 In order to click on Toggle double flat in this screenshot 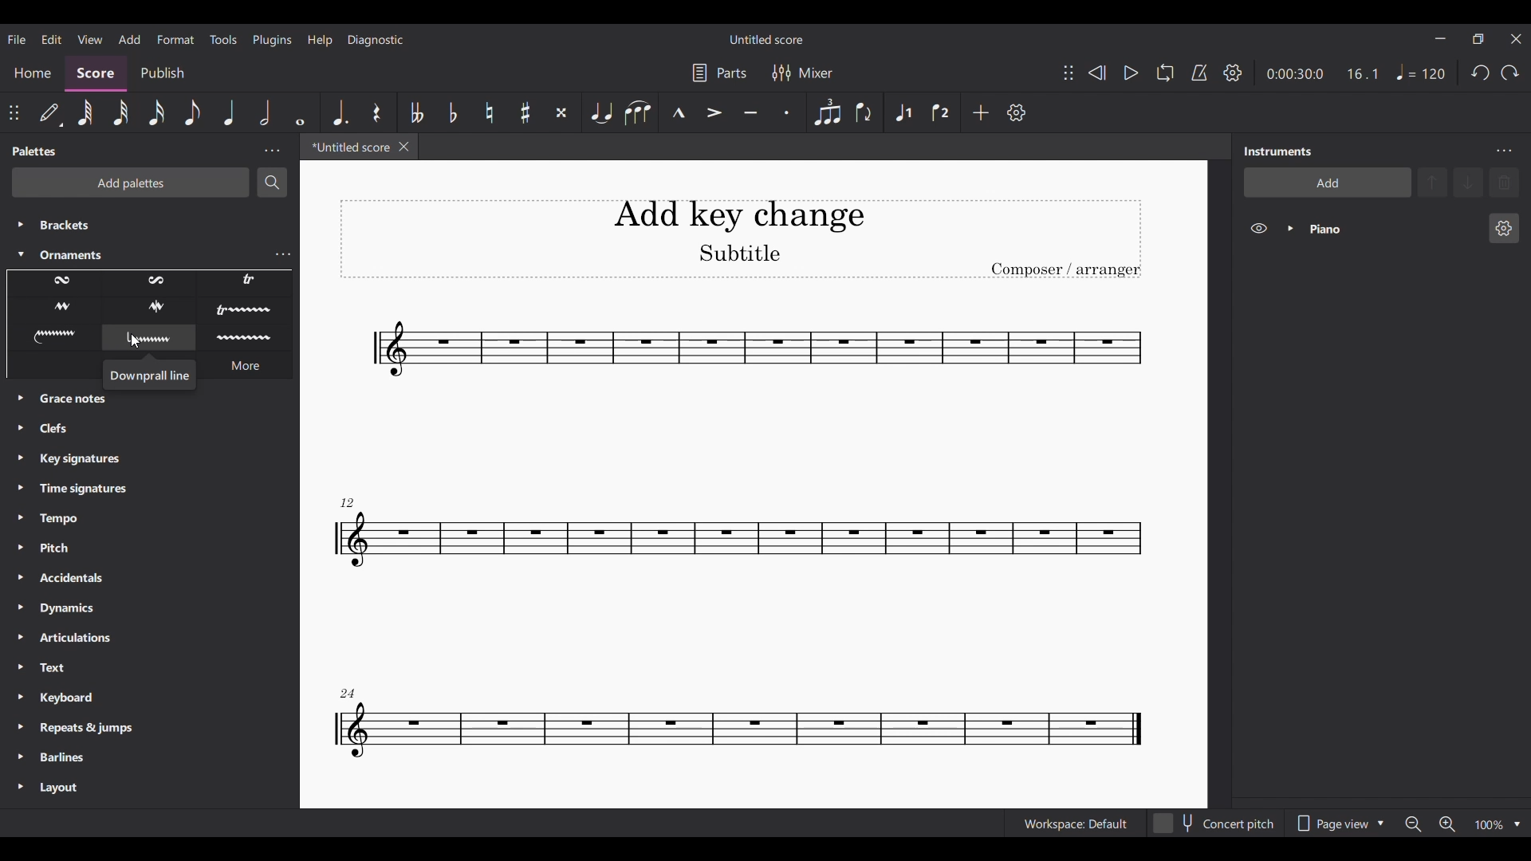, I will do `click(416, 112)`.